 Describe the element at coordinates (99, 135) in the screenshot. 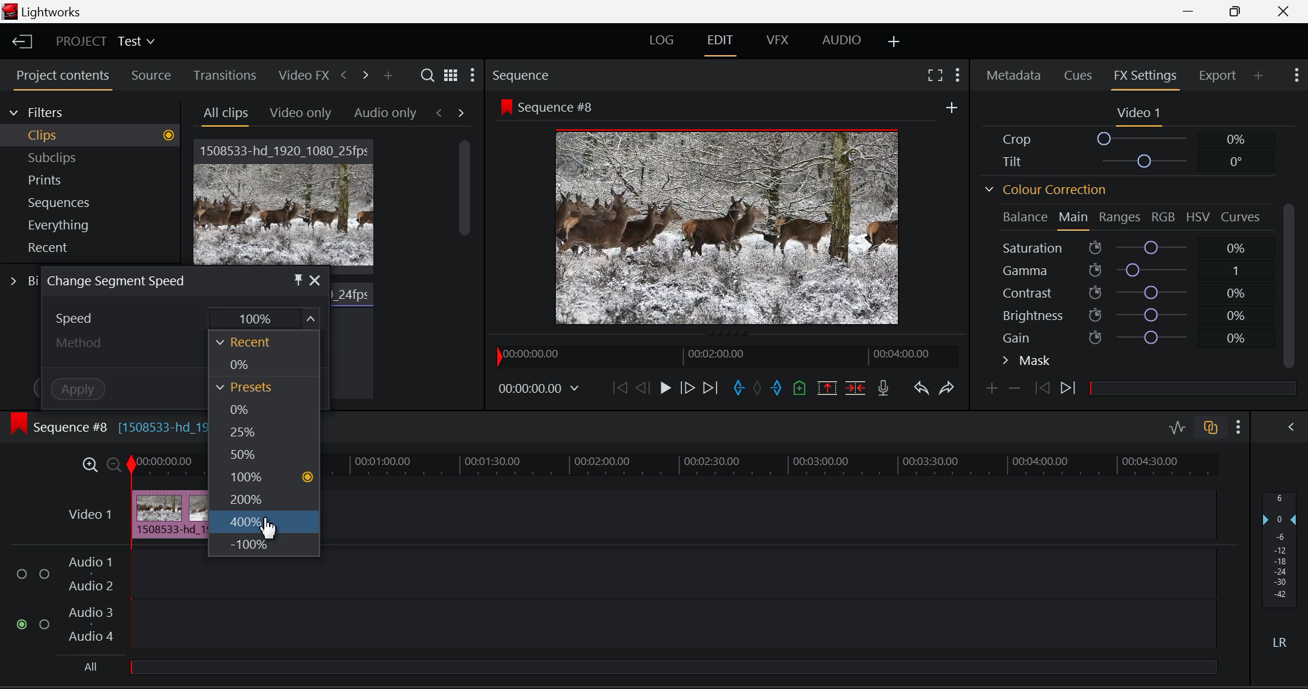

I see `Clips filter Selected` at that location.